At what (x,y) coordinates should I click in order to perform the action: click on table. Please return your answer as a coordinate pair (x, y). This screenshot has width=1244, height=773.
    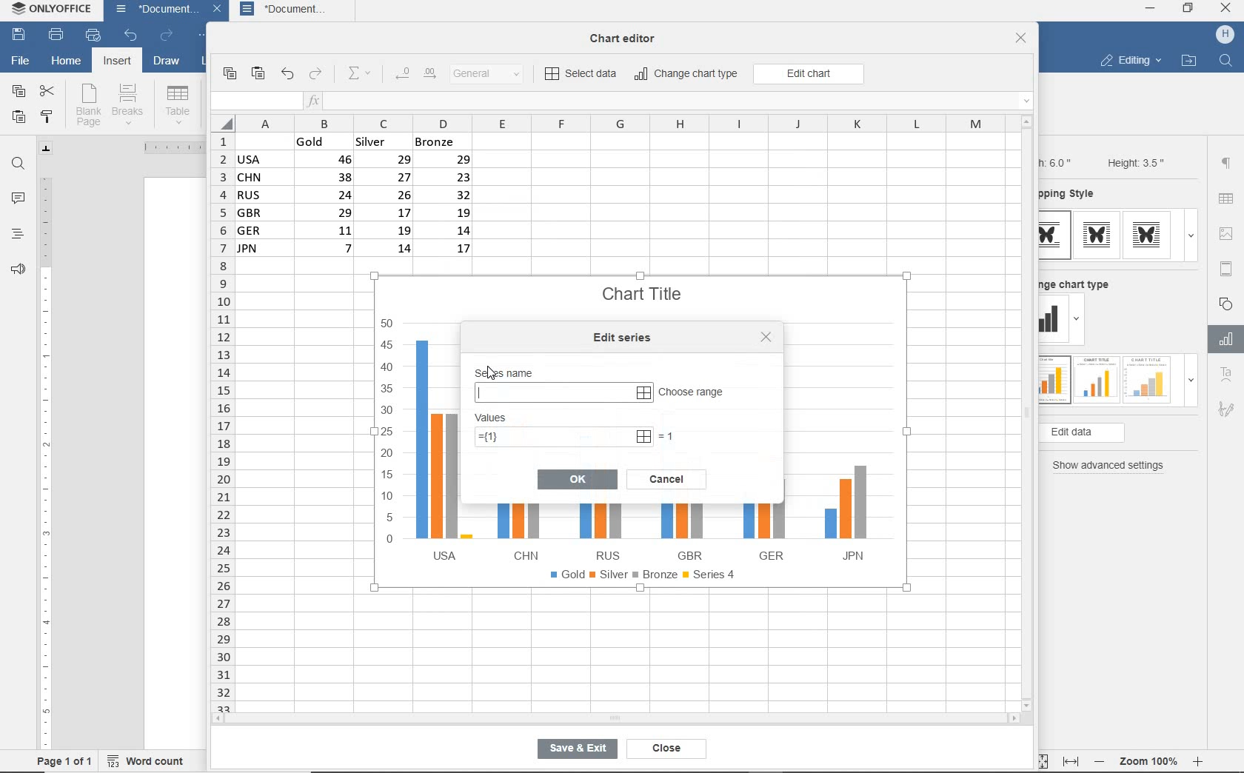
    Looking at the image, I should click on (1227, 200).